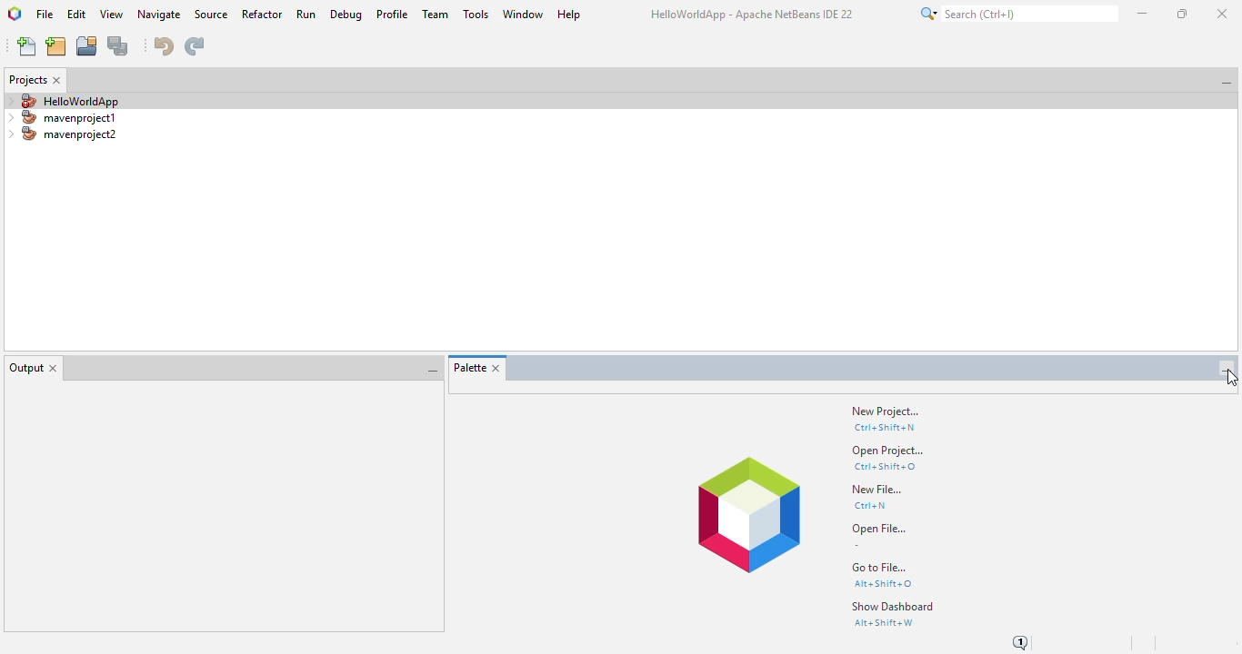 This screenshot has height=654, width=1242. I want to click on team, so click(437, 14).